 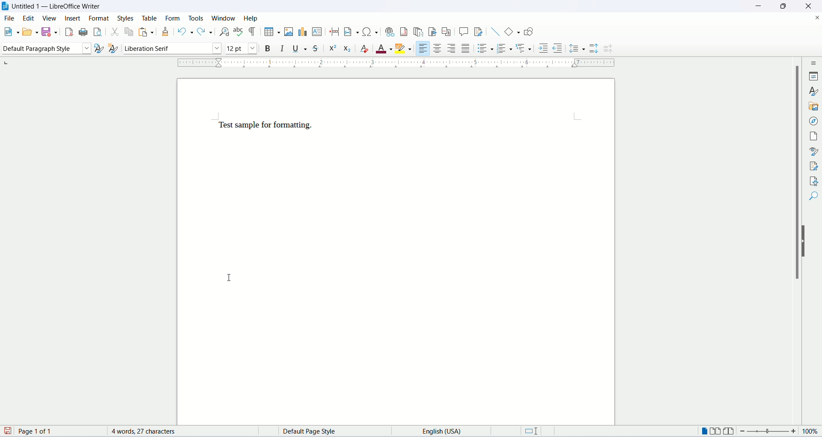 I want to click on maximize, so click(x=783, y=6).